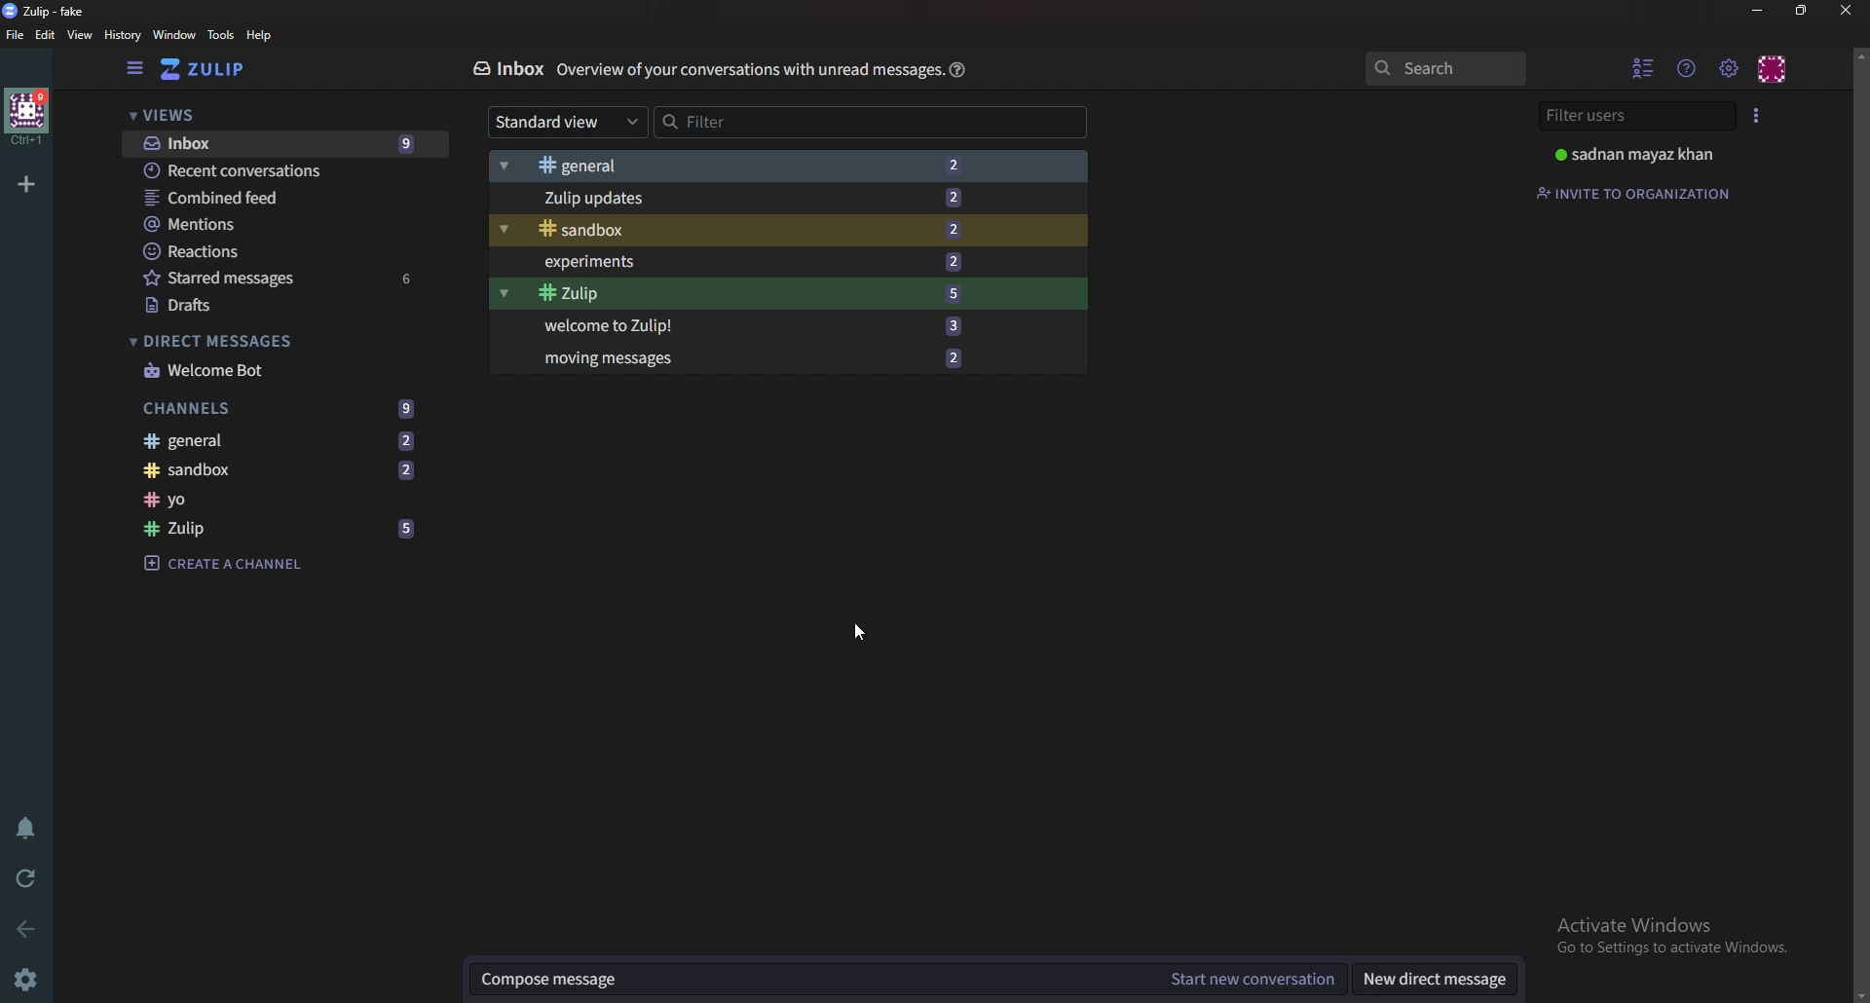  Describe the element at coordinates (16, 36) in the screenshot. I see `File` at that location.